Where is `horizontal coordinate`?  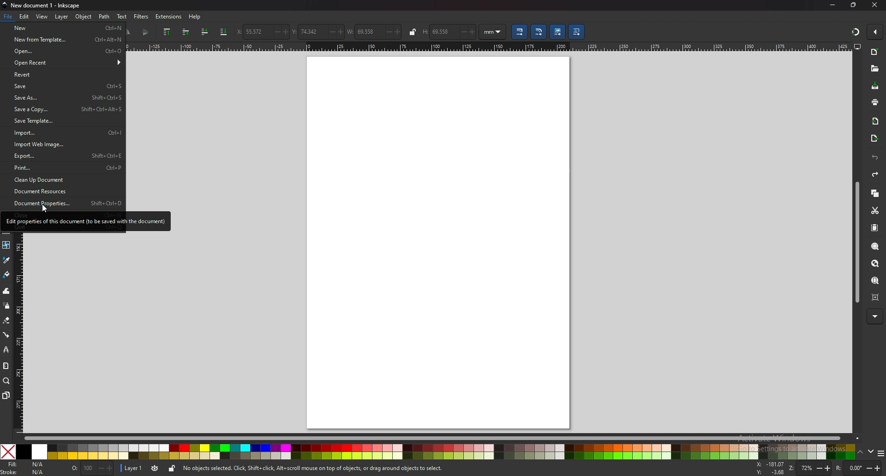 horizontal coordinate is located at coordinates (249, 32).